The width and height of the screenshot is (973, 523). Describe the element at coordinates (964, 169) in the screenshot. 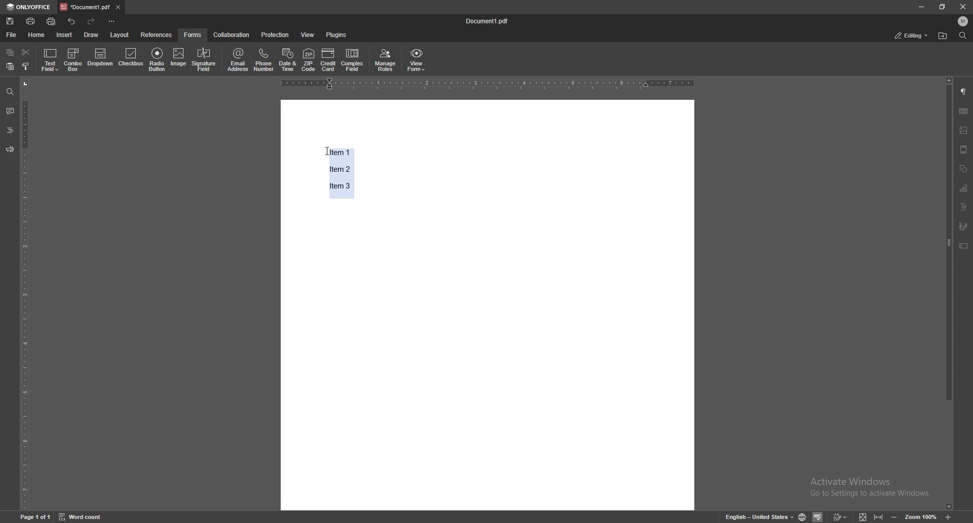

I see `shapes` at that location.